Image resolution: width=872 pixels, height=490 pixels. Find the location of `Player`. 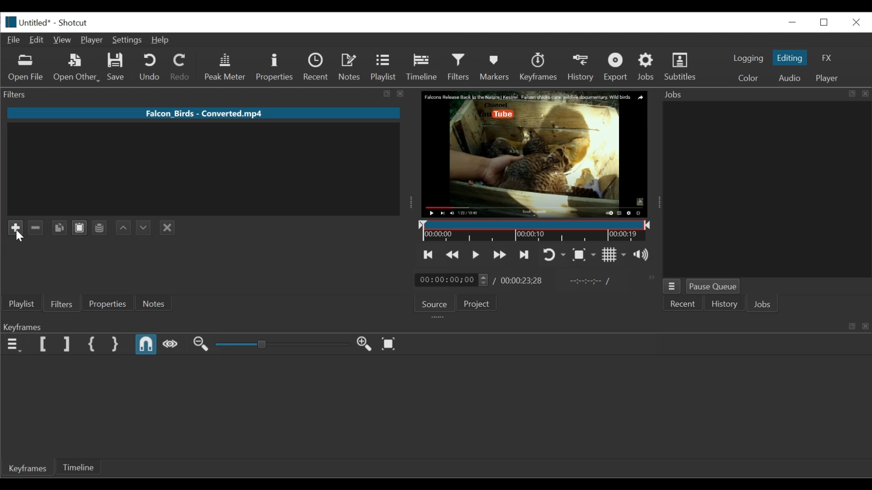

Player is located at coordinates (92, 40).